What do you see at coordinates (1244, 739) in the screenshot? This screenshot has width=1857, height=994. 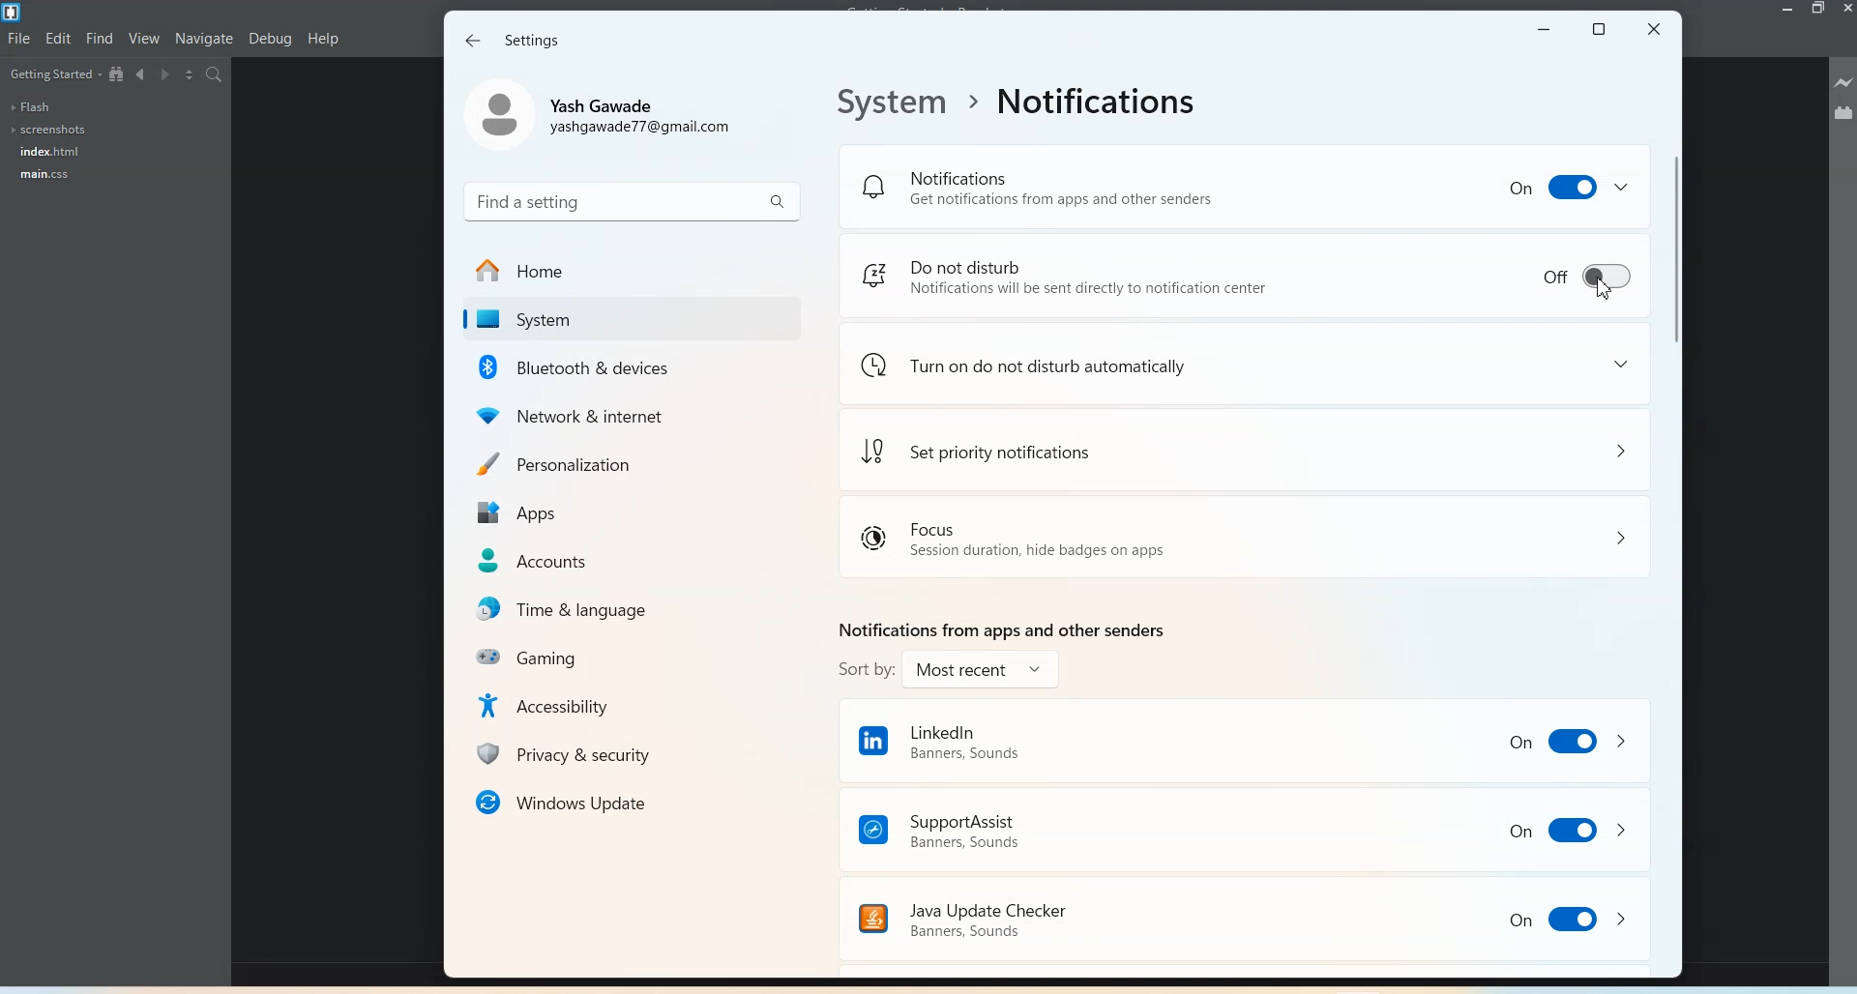 I see `LinkedIn` at bounding box center [1244, 739].